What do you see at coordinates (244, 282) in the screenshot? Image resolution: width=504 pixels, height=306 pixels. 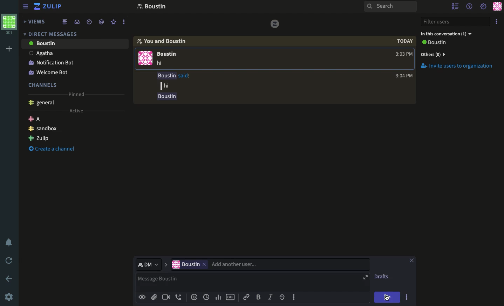 I see `Text` at bounding box center [244, 282].